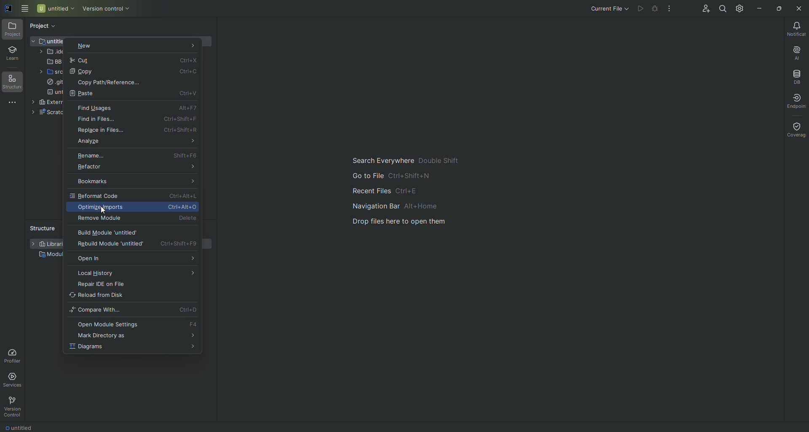 This screenshot has width=809, height=432. I want to click on AI Assistant, so click(791, 53).